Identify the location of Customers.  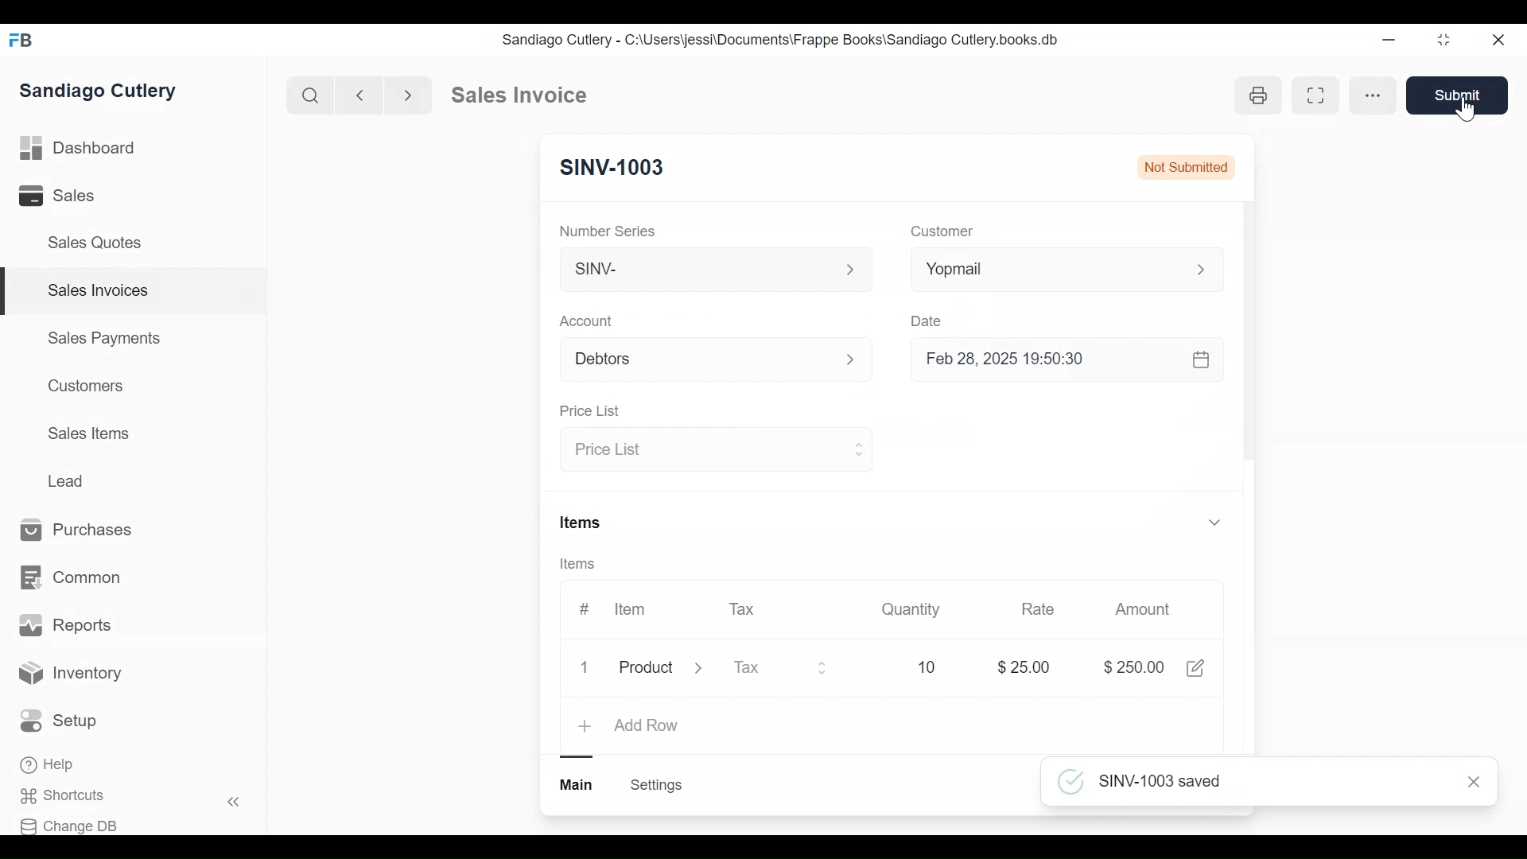
(82, 386).